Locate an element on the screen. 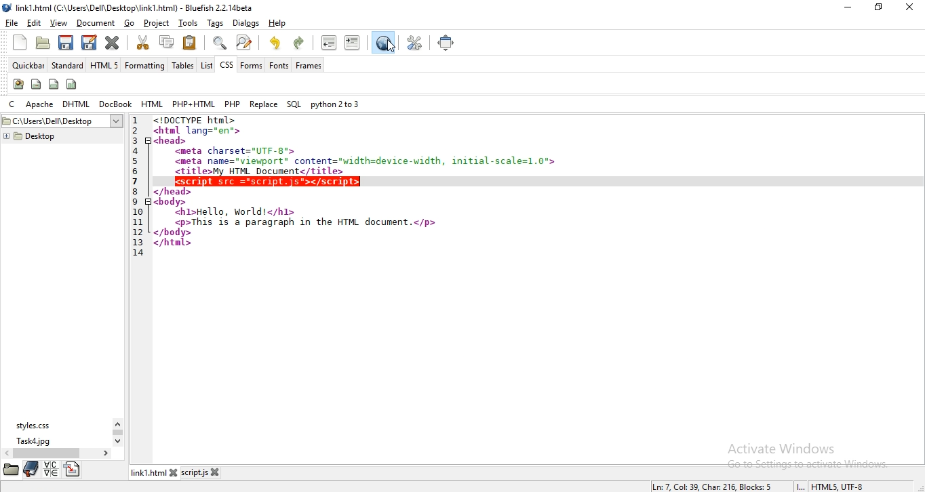  undo is located at coordinates (276, 43).